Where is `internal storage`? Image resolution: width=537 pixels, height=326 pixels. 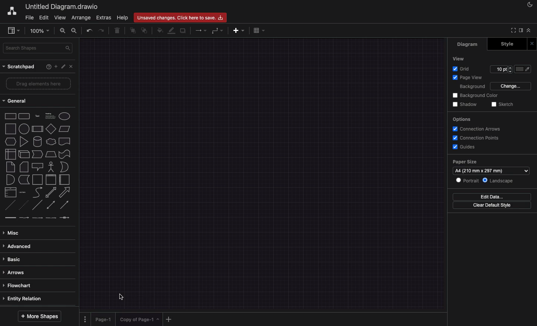
internal storage is located at coordinates (11, 154).